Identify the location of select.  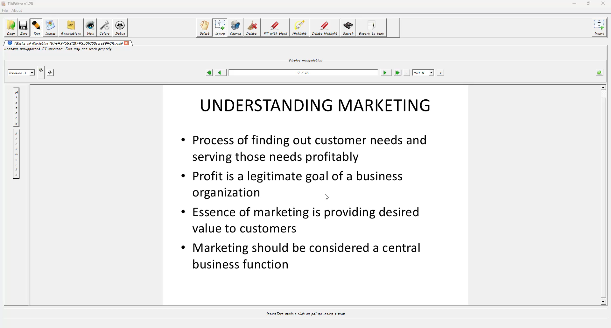
(205, 27).